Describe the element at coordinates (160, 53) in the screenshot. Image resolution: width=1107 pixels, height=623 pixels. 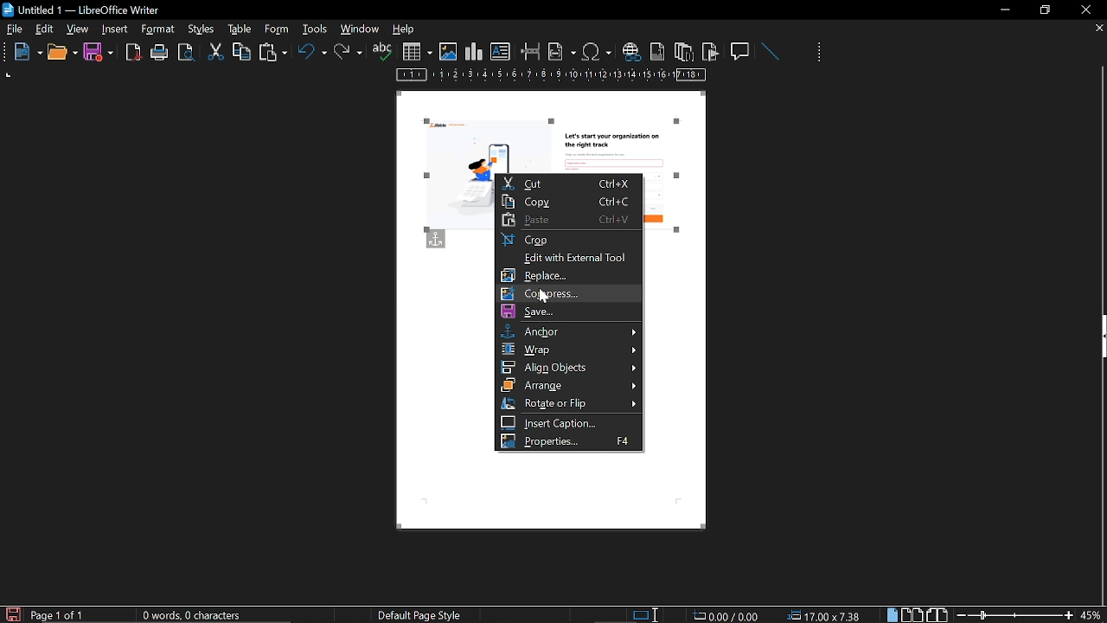
I see `print` at that location.